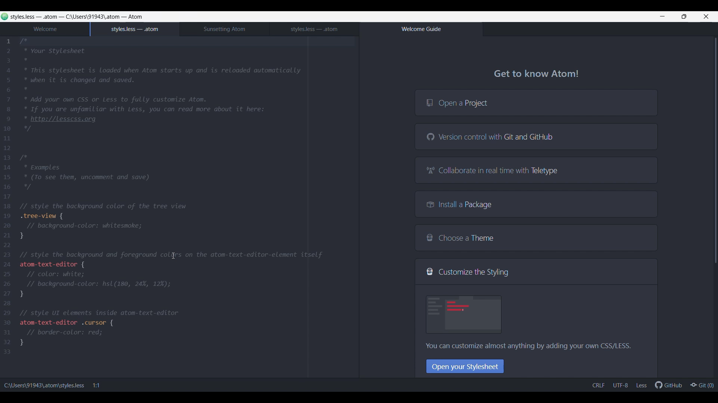 The width and height of the screenshot is (718, 403). Describe the element at coordinates (662, 16) in the screenshot. I see `Minimize` at that location.